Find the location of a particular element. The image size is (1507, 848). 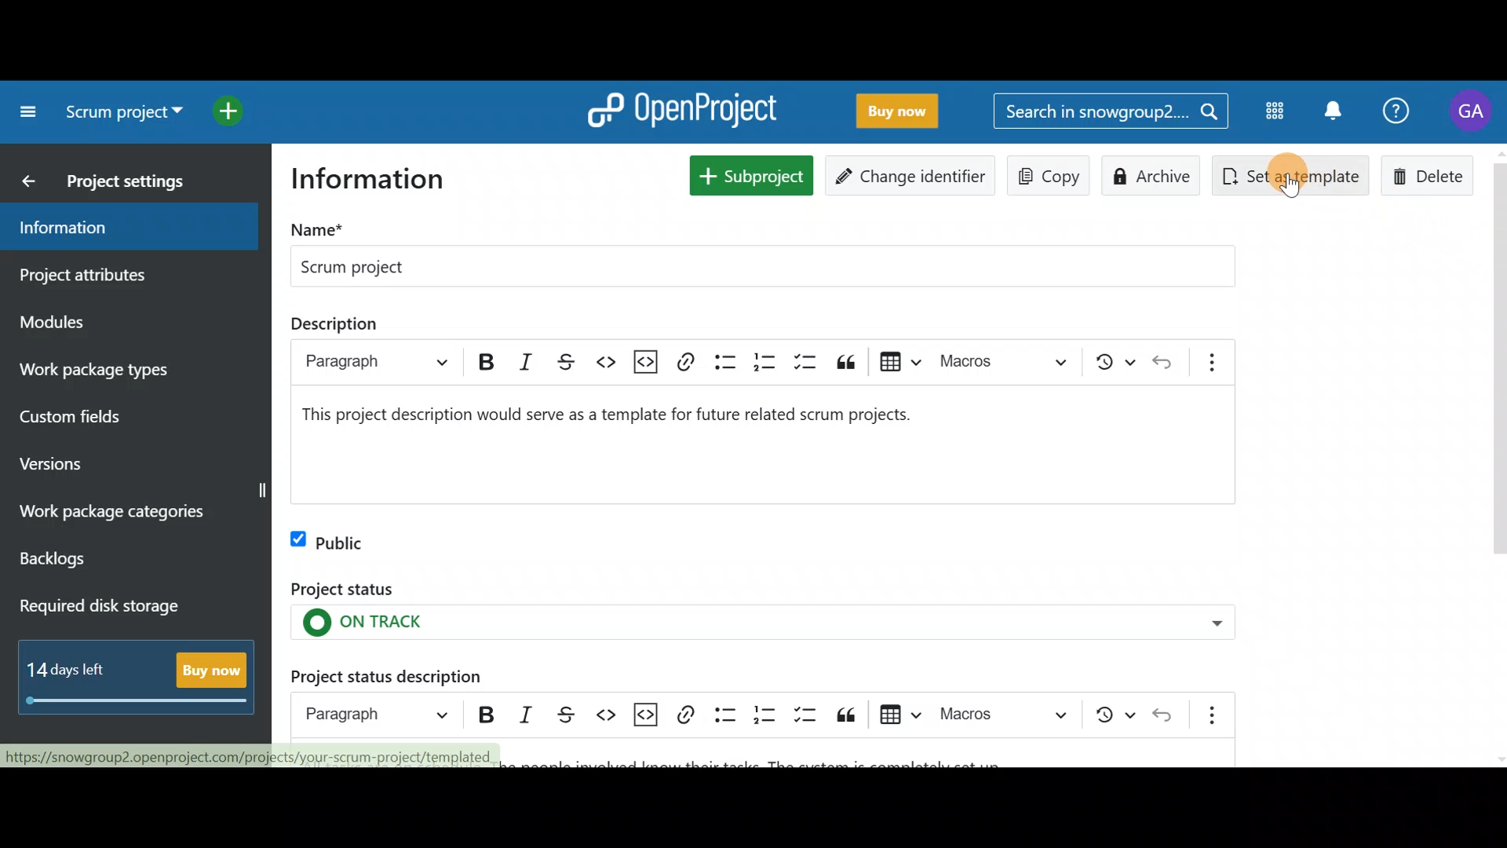

Choose macro is located at coordinates (1000, 716).